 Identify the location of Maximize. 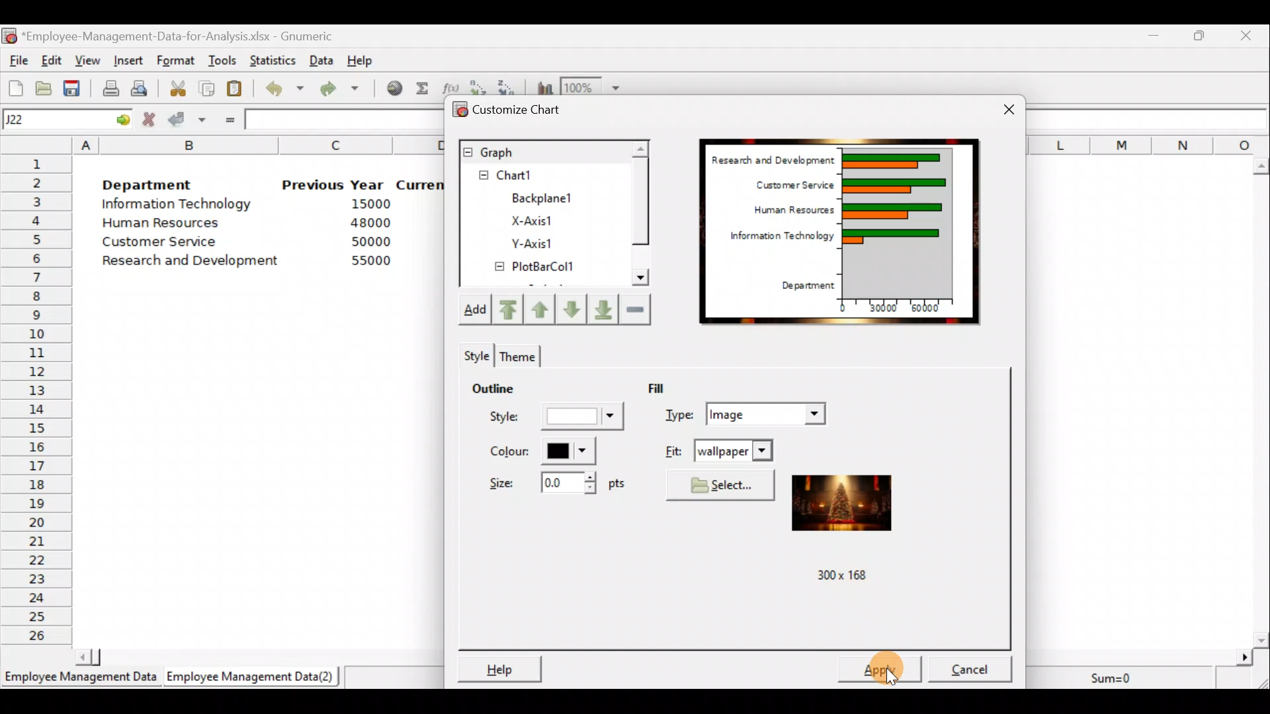
(1202, 36).